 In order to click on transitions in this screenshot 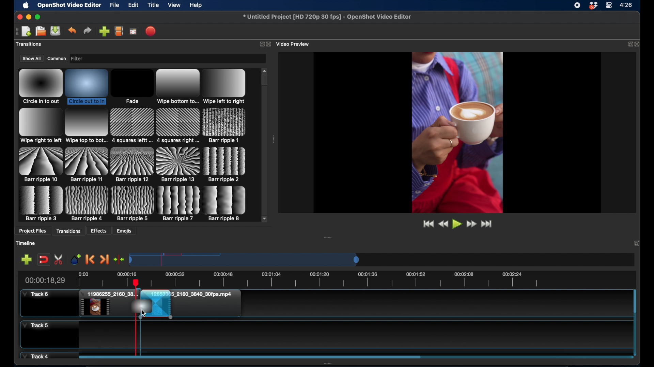, I will do `click(69, 231)`.